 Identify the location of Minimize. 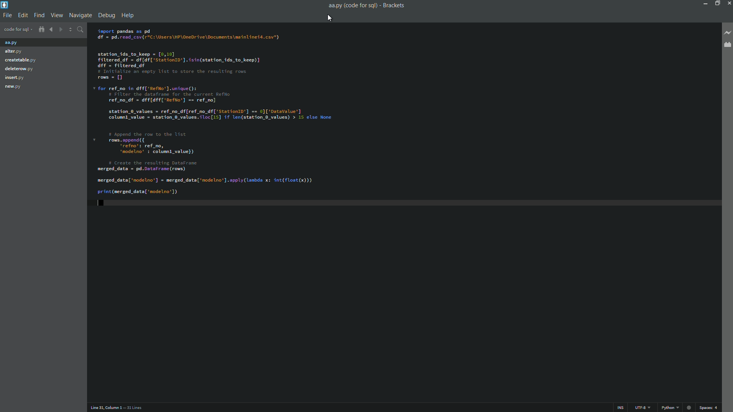
(704, 3).